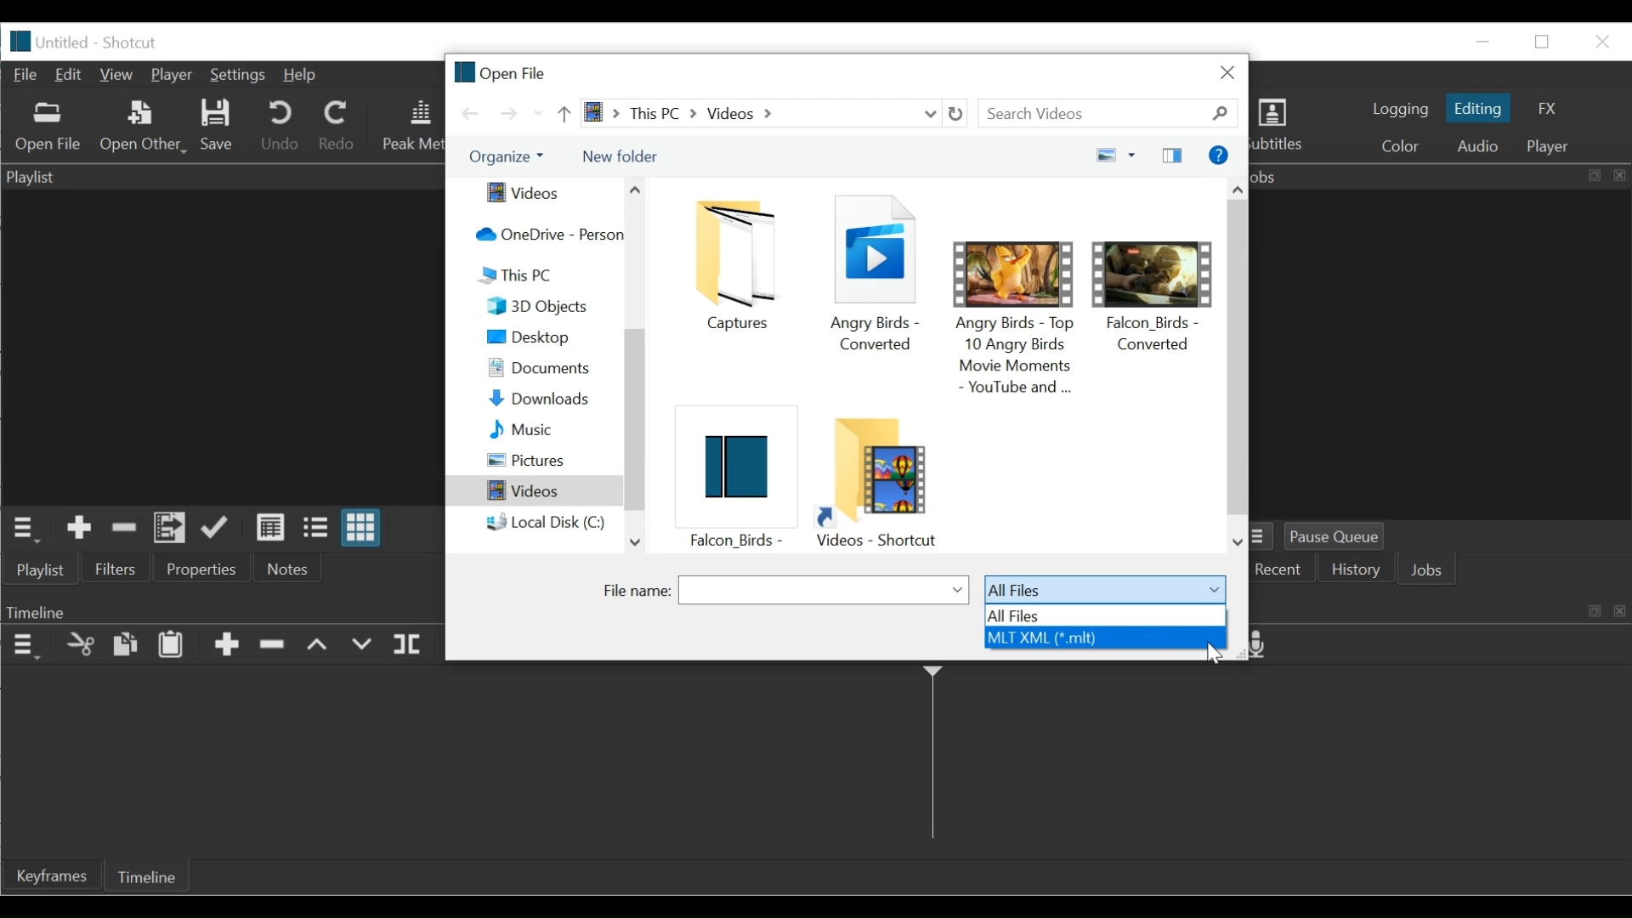 This screenshot has width=1632, height=918. What do you see at coordinates (169, 528) in the screenshot?
I see `Add the files to the playlist` at bounding box center [169, 528].